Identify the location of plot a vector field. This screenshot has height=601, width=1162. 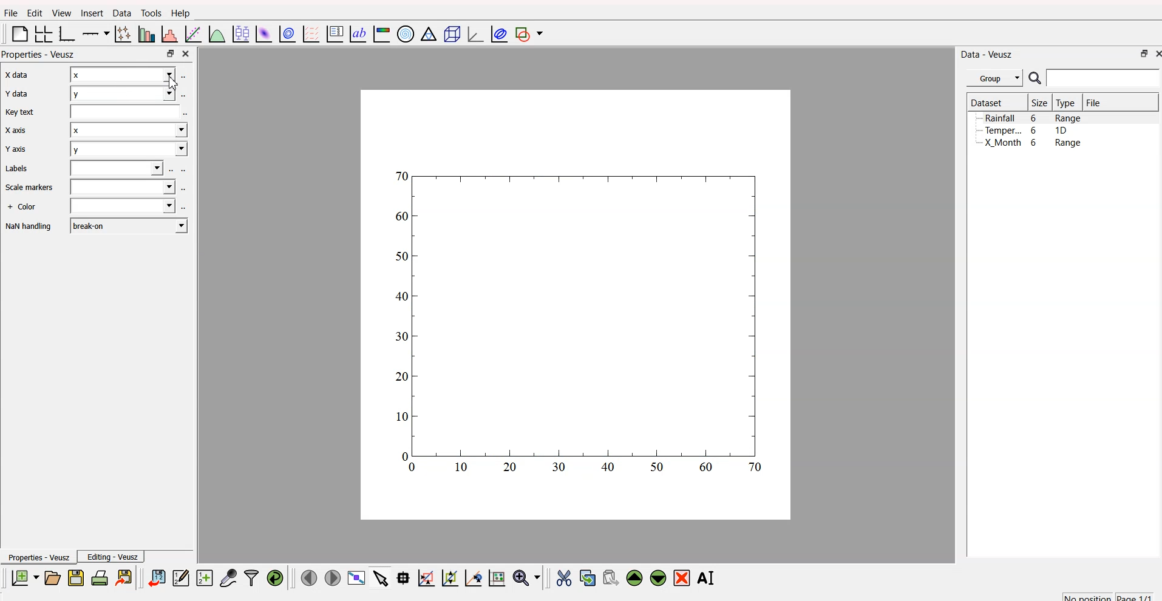
(310, 35).